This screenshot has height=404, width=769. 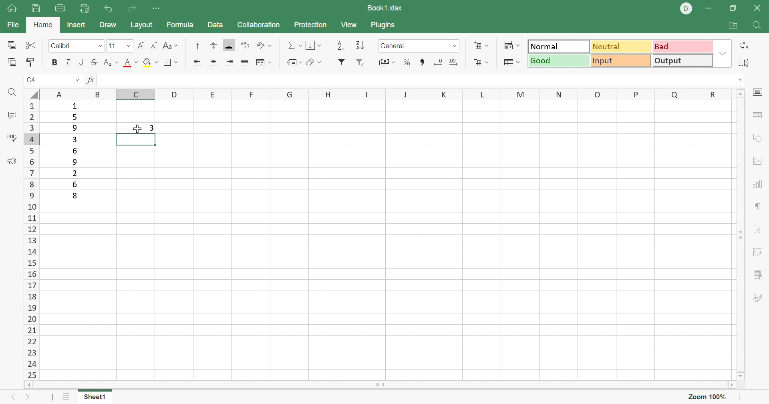 What do you see at coordinates (735, 25) in the screenshot?
I see `Open file location` at bounding box center [735, 25].